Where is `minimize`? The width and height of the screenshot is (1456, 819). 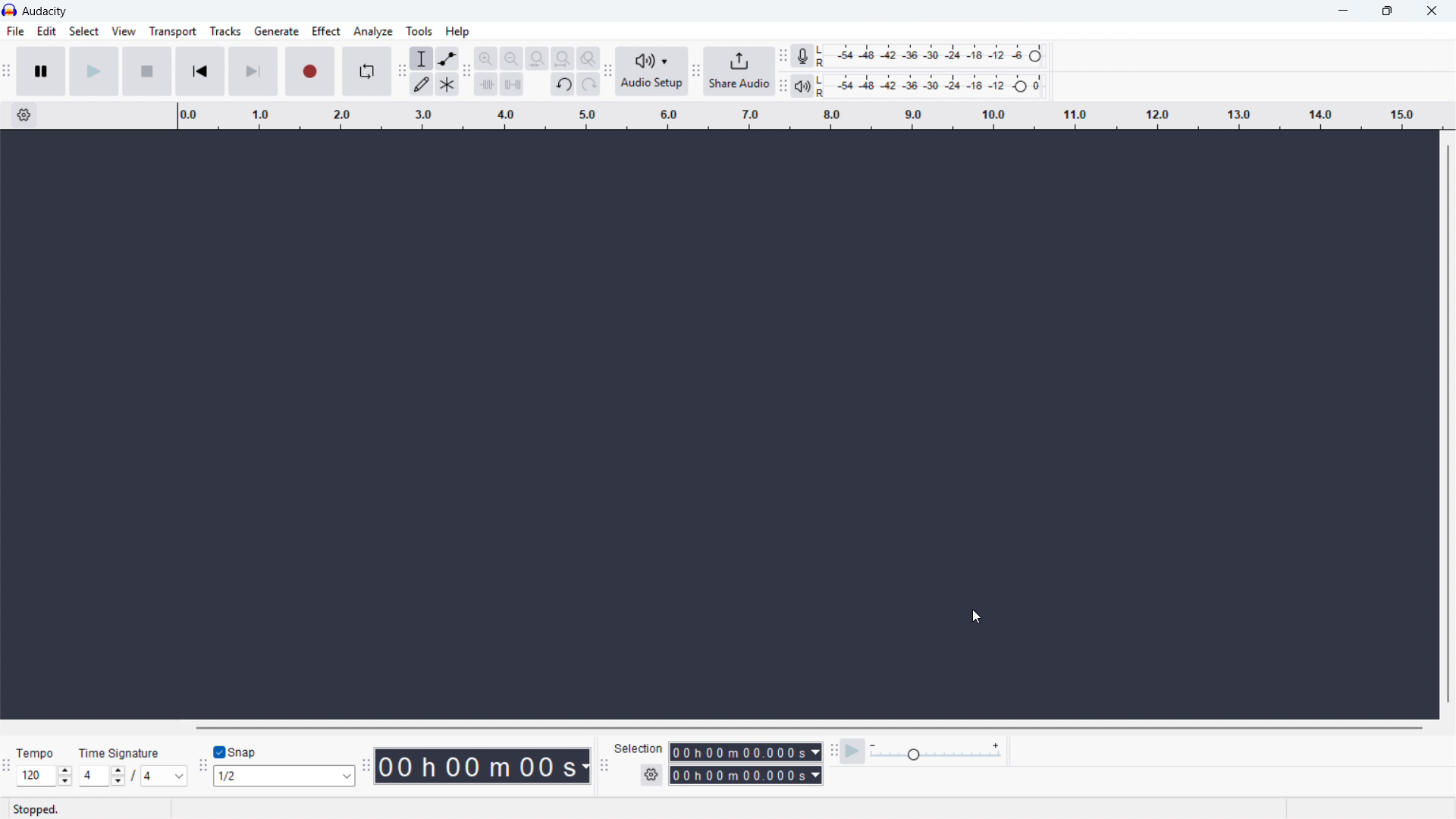 minimize is located at coordinates (1342, 11).